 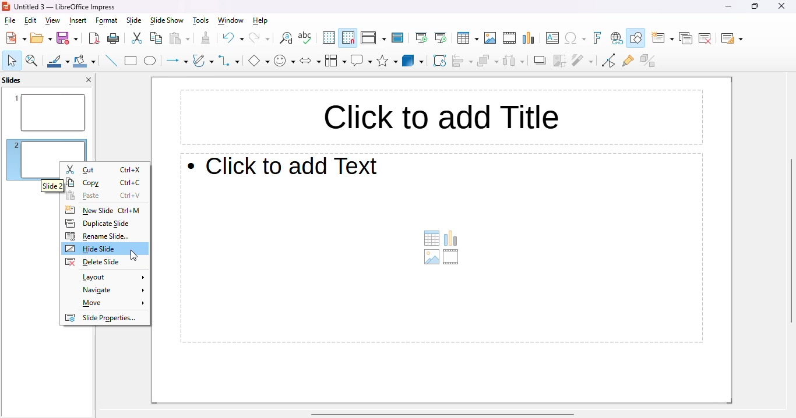 I want to click on ellipse, so click(x=150, y=61).